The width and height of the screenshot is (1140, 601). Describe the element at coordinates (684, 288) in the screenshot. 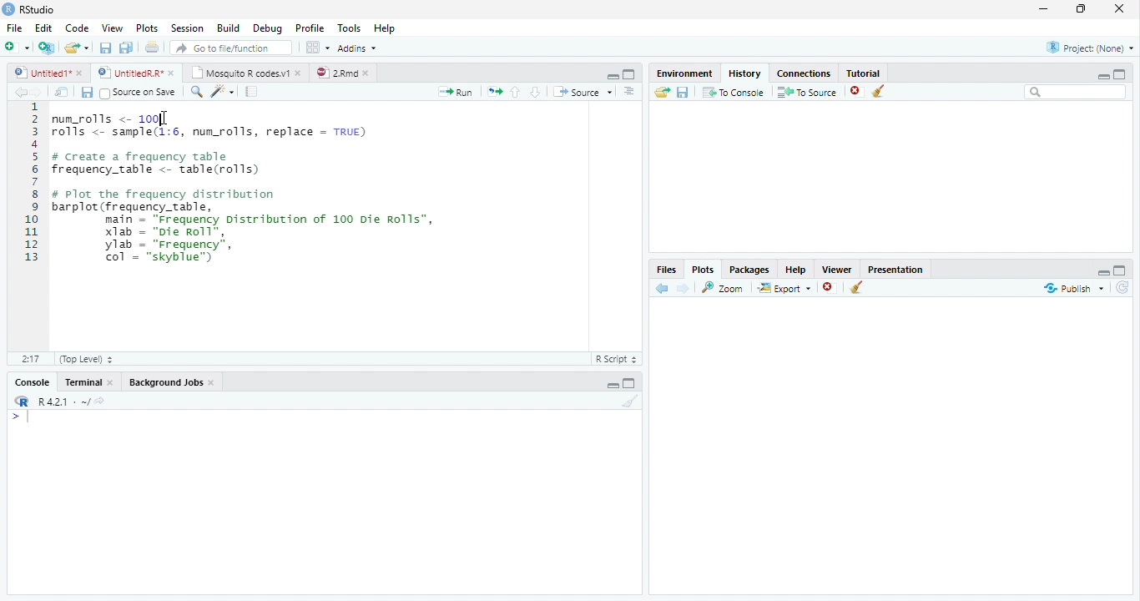

I see `Next Plot` at that location.